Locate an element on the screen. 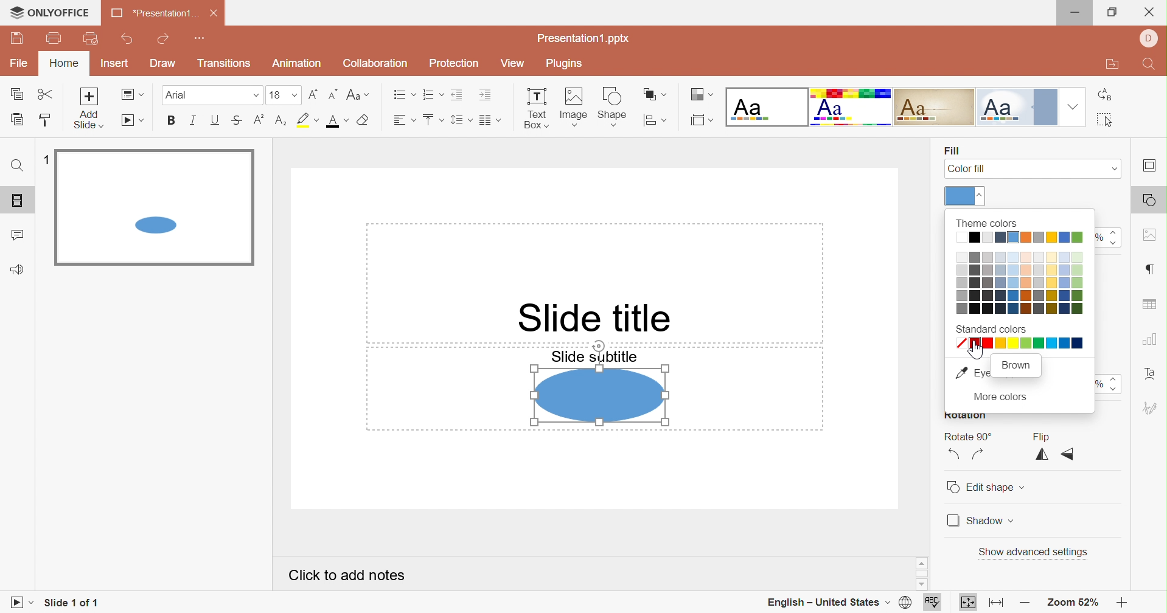 The image size is (1167, 613). *Presentation1 ... is located at coordinates (154, 13).